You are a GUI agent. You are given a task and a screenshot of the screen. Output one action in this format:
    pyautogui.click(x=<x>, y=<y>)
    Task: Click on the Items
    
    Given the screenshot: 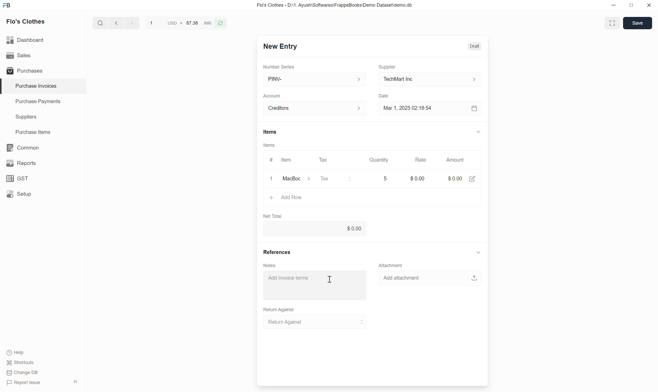 What is the action you would take?
    pyautogui.click(x=270, y=132)
    